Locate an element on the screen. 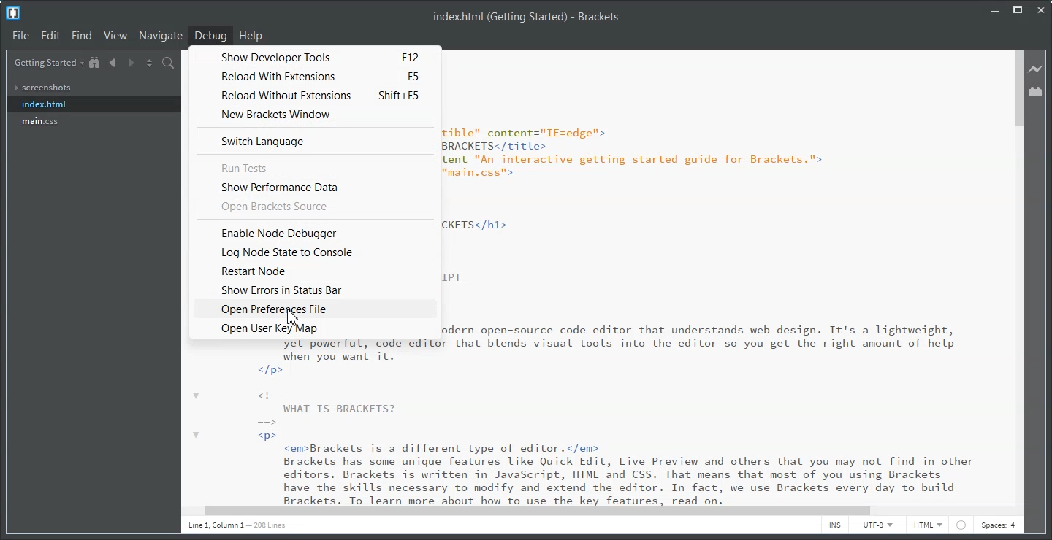 This screenshot has height=540, width=1052. Logo is located at coordinates (13, 13).